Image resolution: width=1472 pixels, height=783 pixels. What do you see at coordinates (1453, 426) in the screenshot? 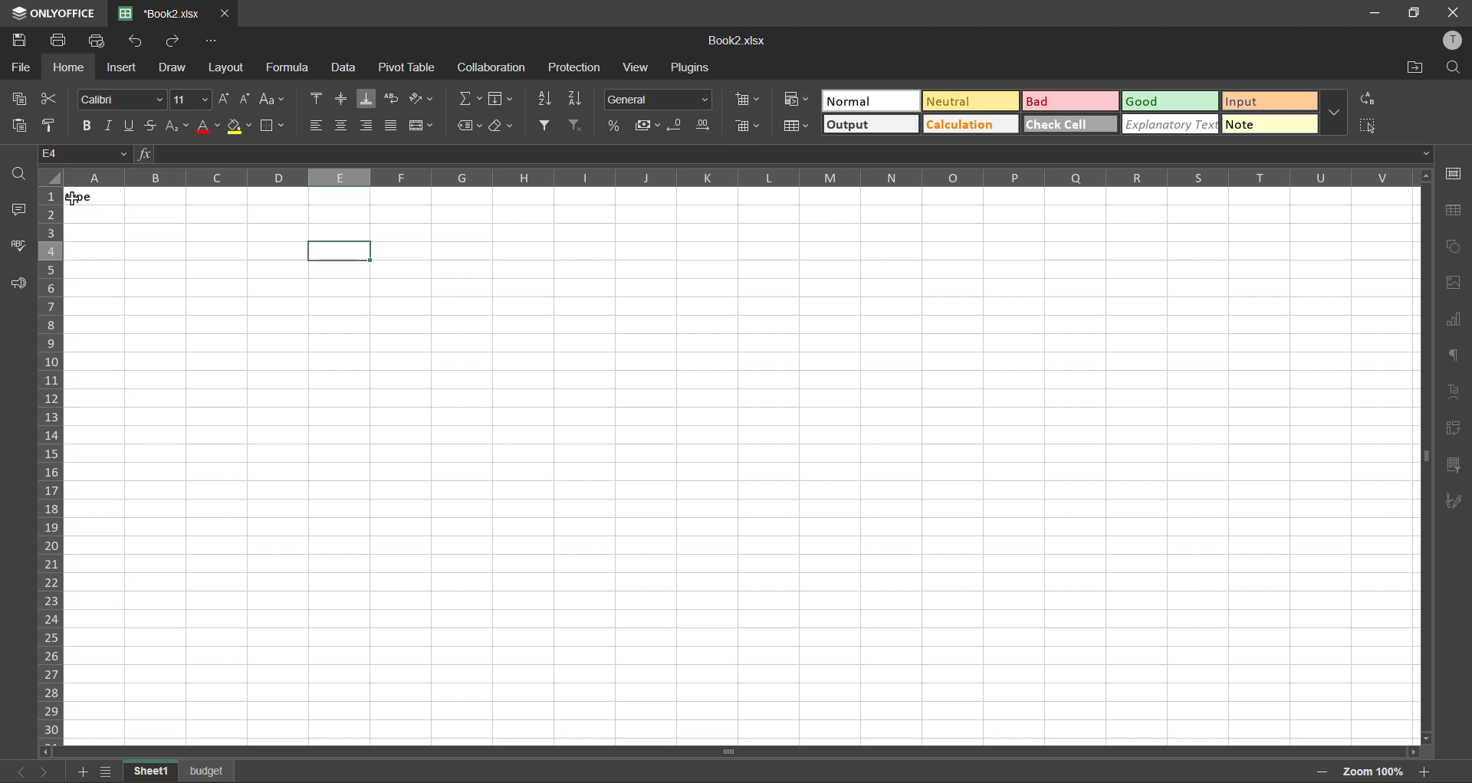
I see `pivot table` at bounding box center [1453, 426].